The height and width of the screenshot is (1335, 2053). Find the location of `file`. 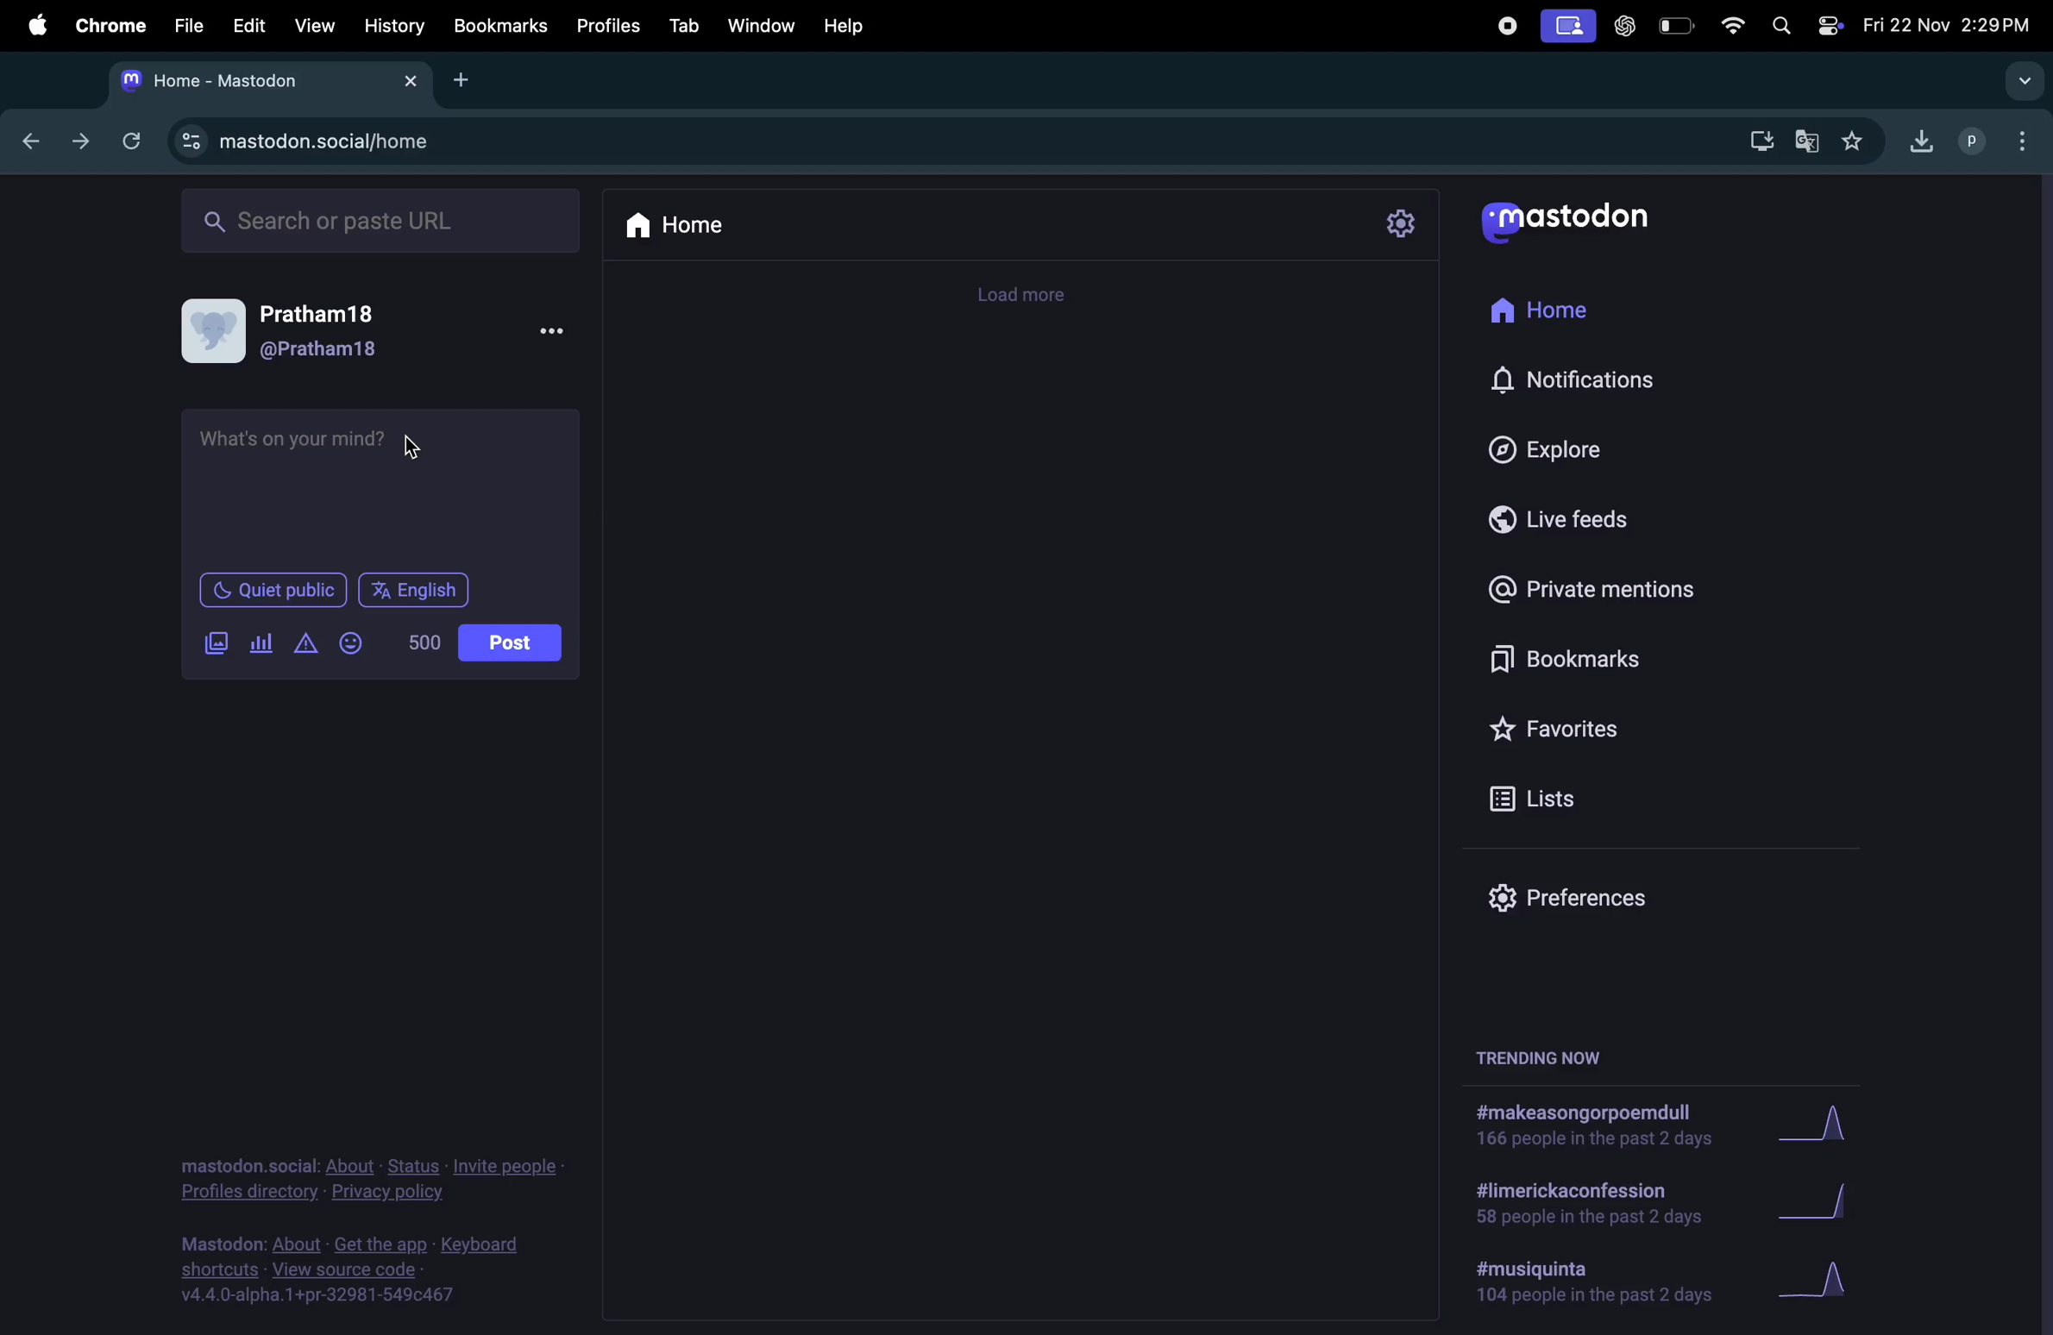

file is located at coordinates (186, 25).